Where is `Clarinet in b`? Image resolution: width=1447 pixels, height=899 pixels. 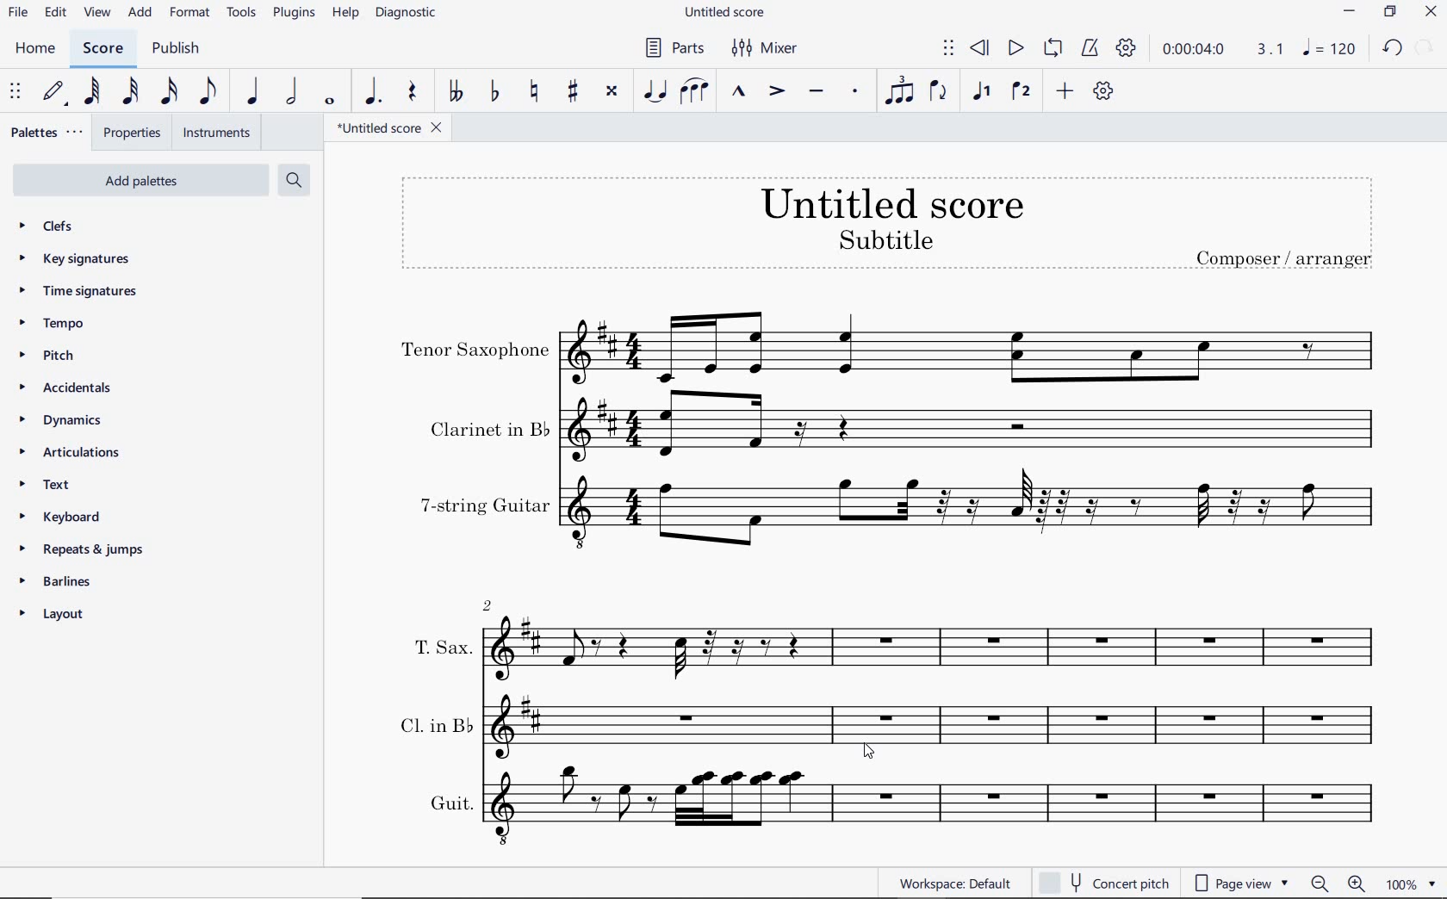 Clarinet in b is located at coordinates (891, 431).